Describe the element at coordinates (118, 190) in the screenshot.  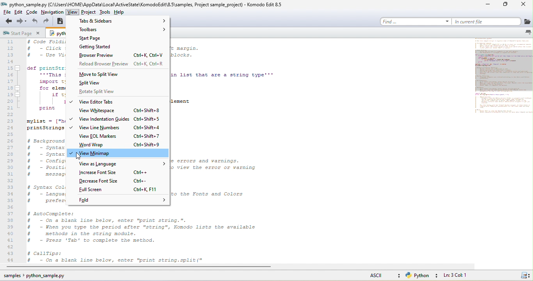
I see `full screen` at that location.